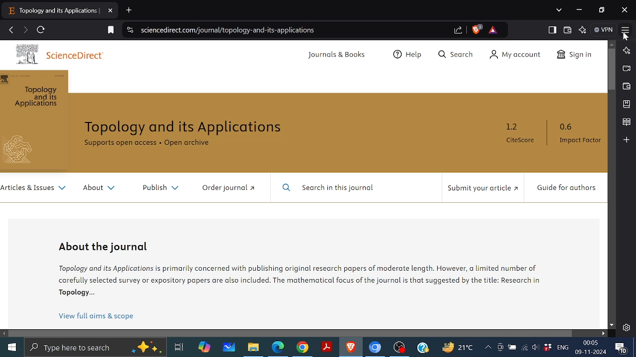  Describe the element at coordinates (203, 346) in the screenshot. I see `Copilot` at that location.